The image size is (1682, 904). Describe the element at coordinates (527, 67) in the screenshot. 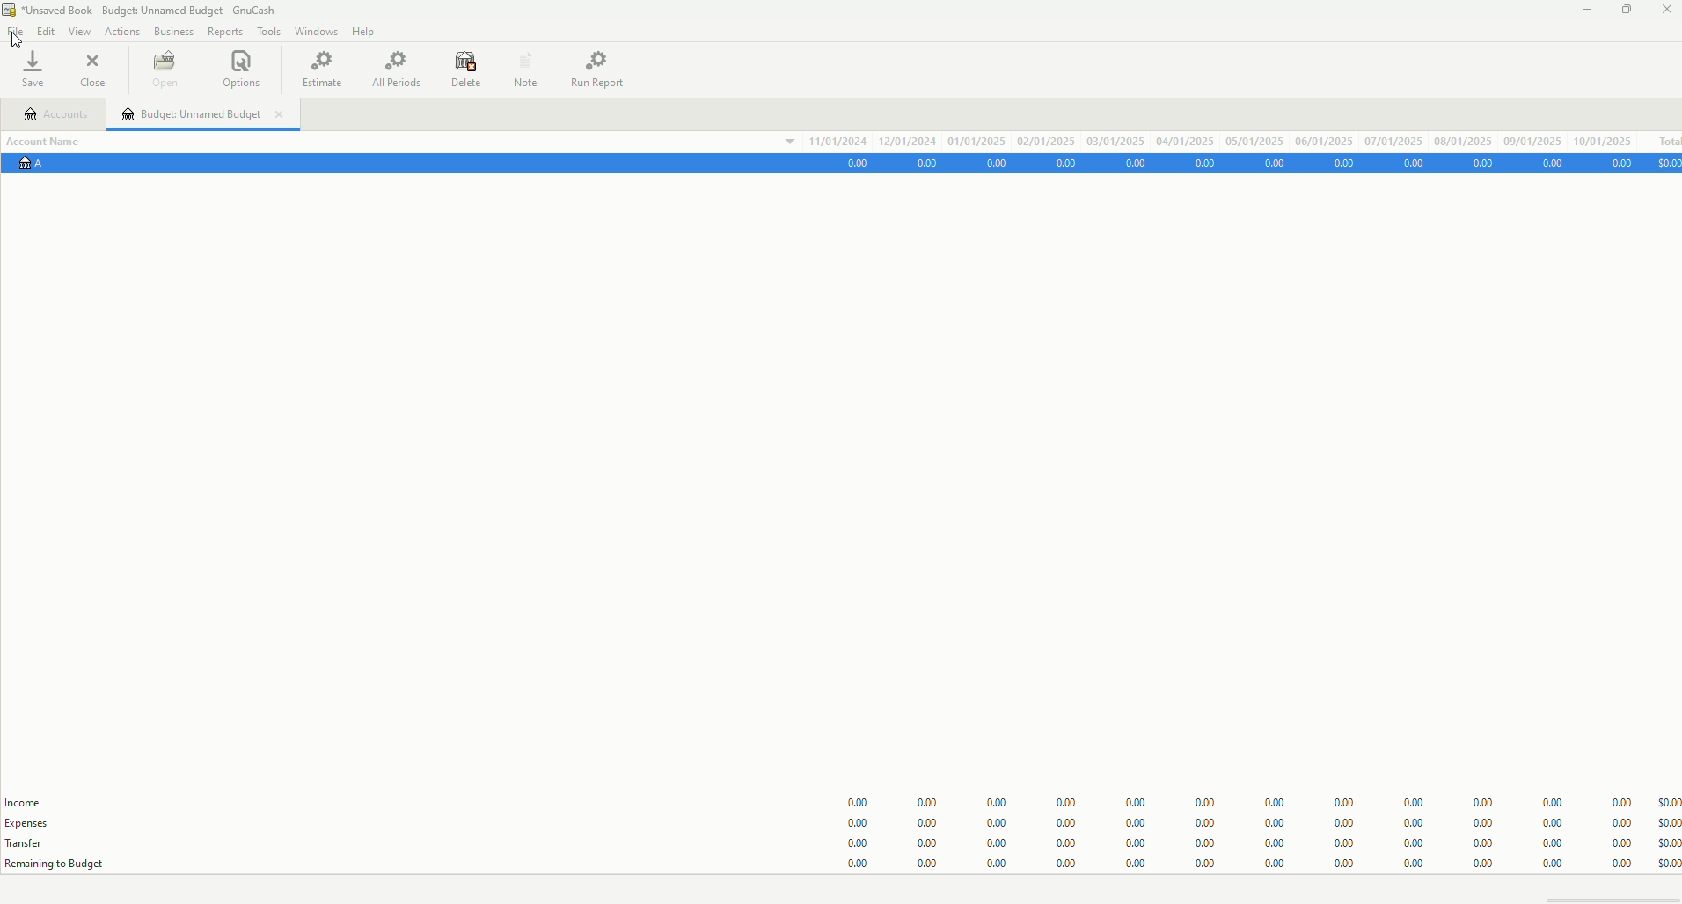

I see `Note` at that location.